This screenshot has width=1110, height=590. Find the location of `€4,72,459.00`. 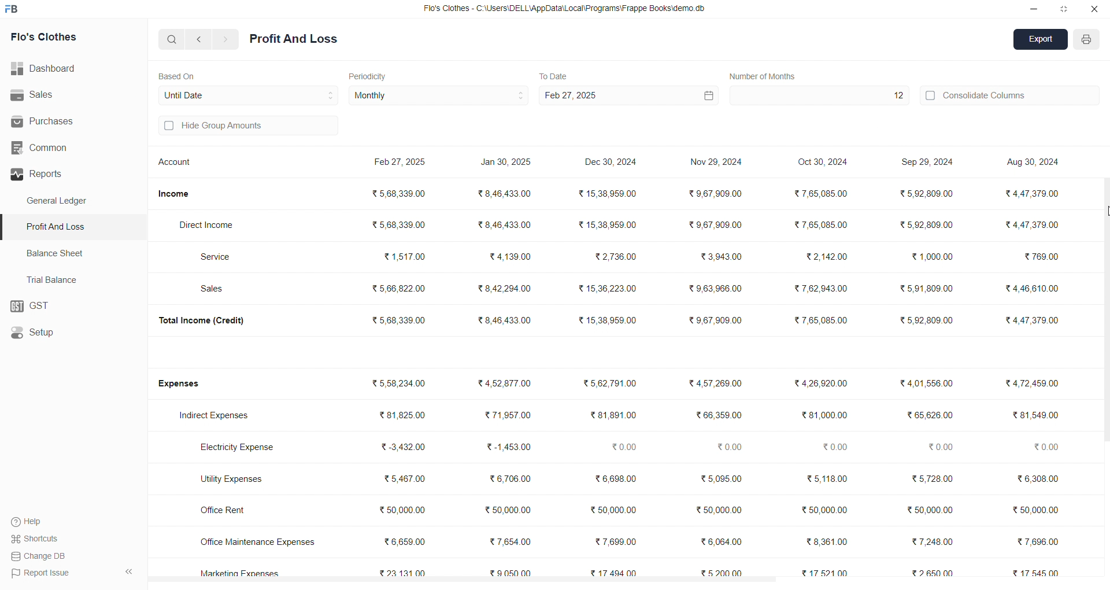

€4,72,459.00 is located at coordinates (1026, 384).